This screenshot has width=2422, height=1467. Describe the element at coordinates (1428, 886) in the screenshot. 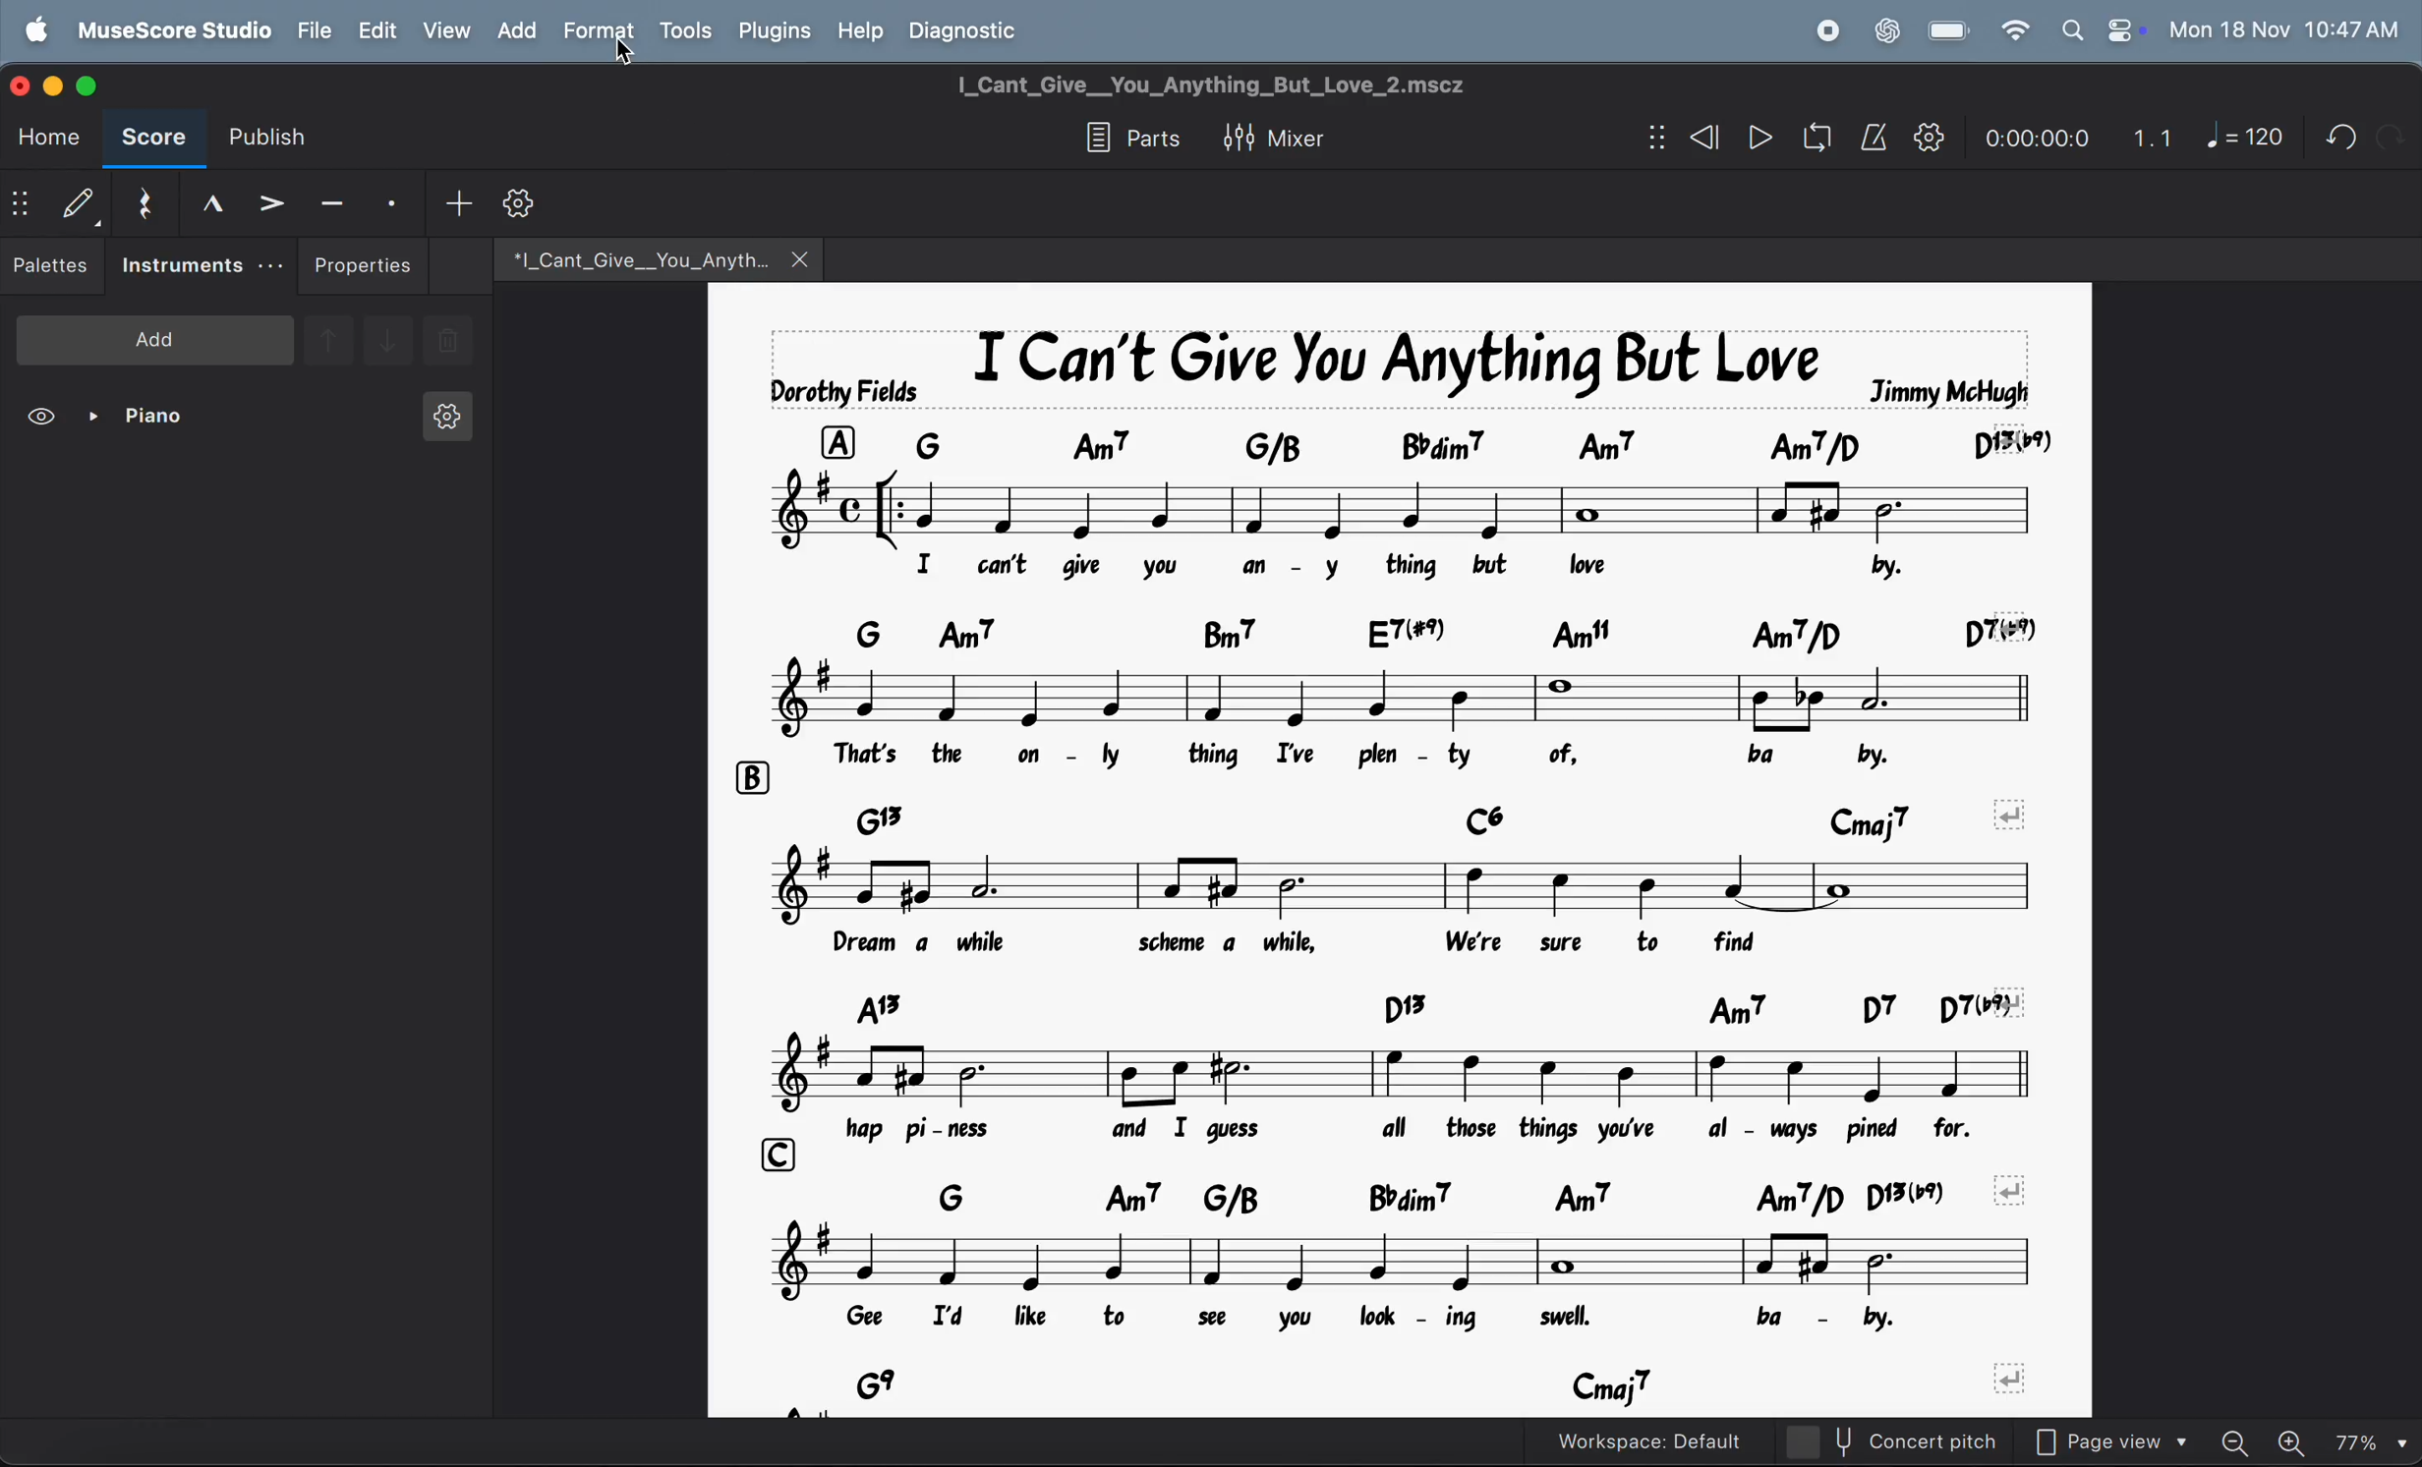

I see `notes` at that location.